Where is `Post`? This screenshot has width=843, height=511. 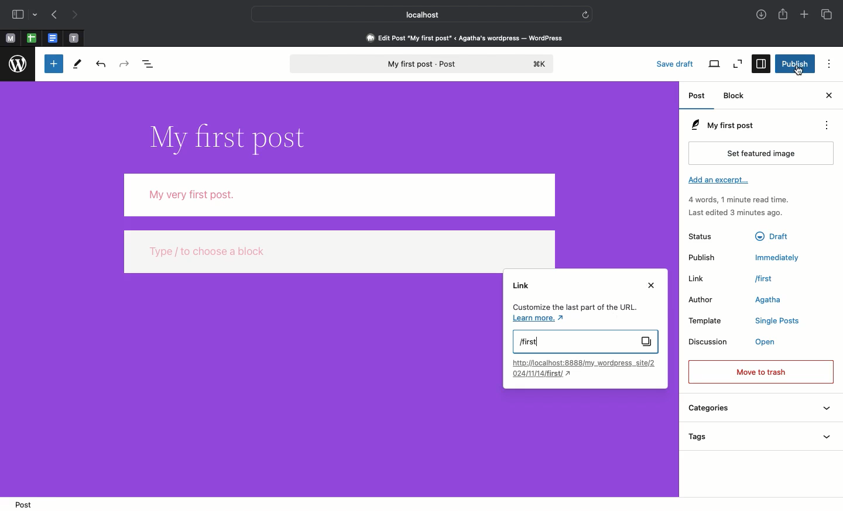
Post is located at coordinates (698, 96).